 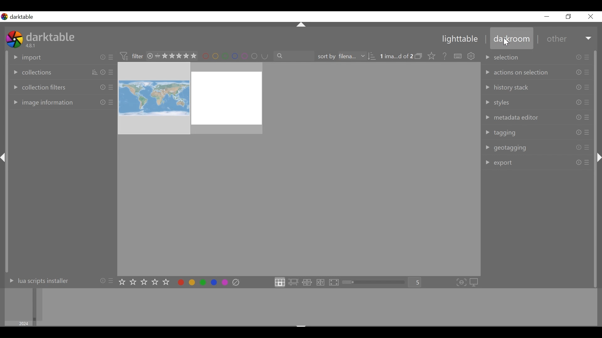 I want to click on sort by, so click(x=348, y=56).